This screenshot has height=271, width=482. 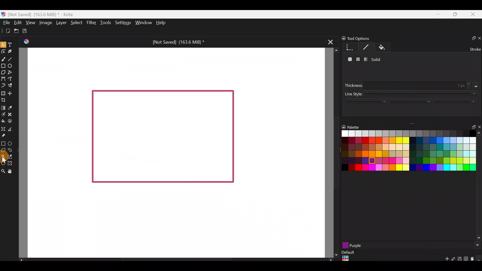 What do you see at coordinates (331, 43) in the screenshot?
I see `Close tab` at bounding box center [331, 43].